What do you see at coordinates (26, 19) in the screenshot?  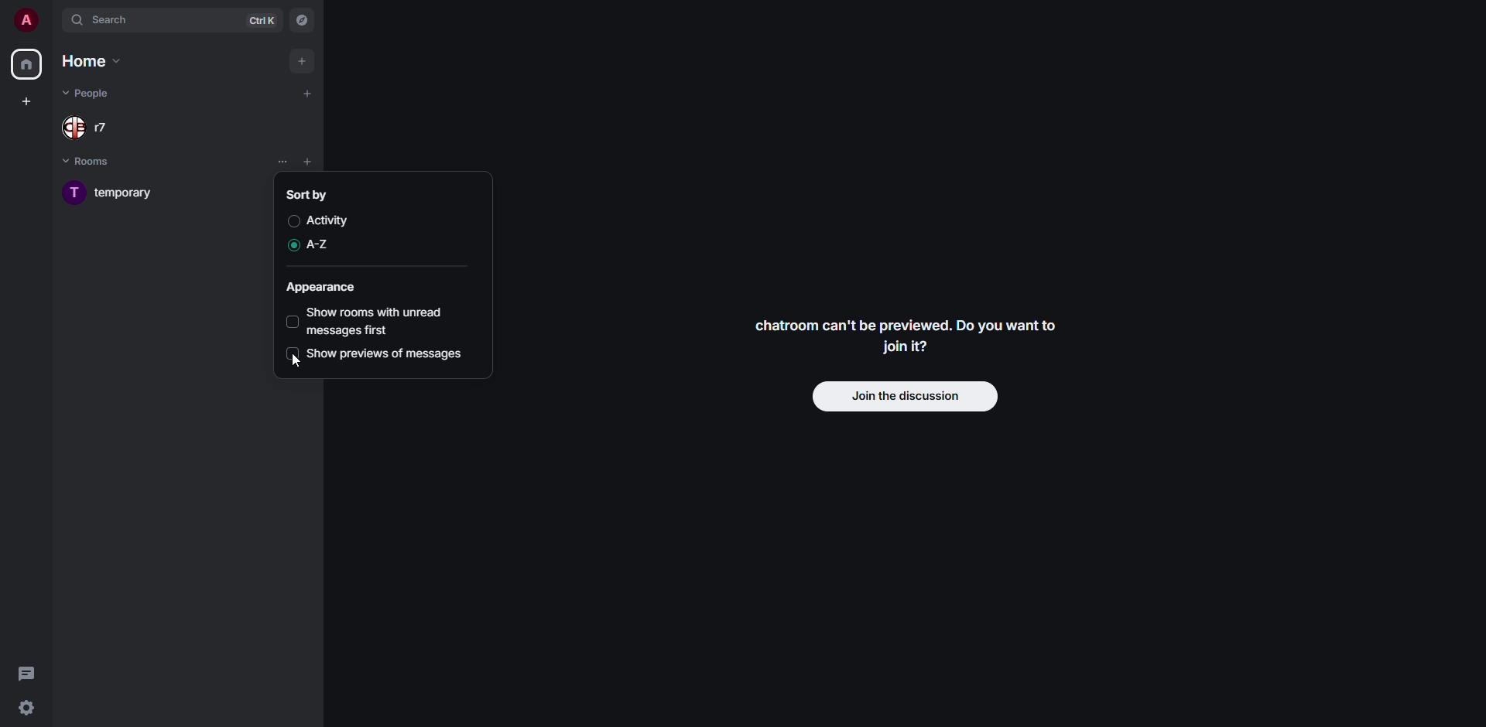 I see `profile` at bounding box center [26, 19].